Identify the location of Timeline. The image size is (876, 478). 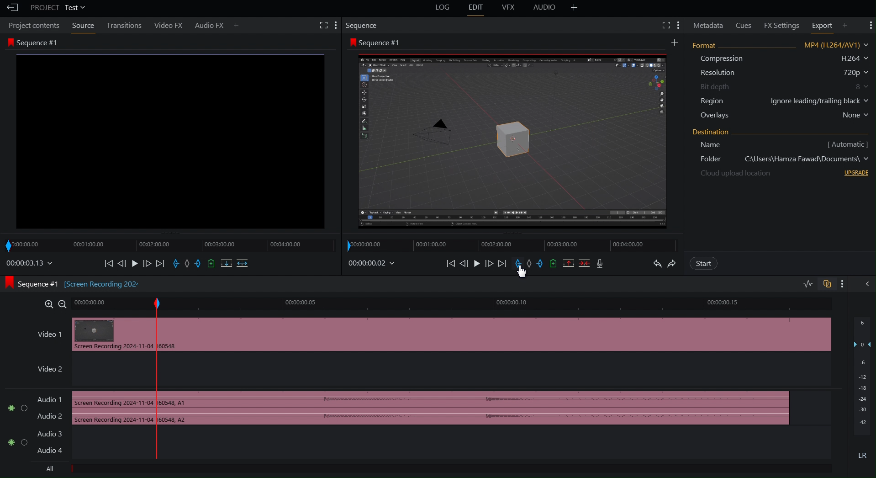
(106, 304).